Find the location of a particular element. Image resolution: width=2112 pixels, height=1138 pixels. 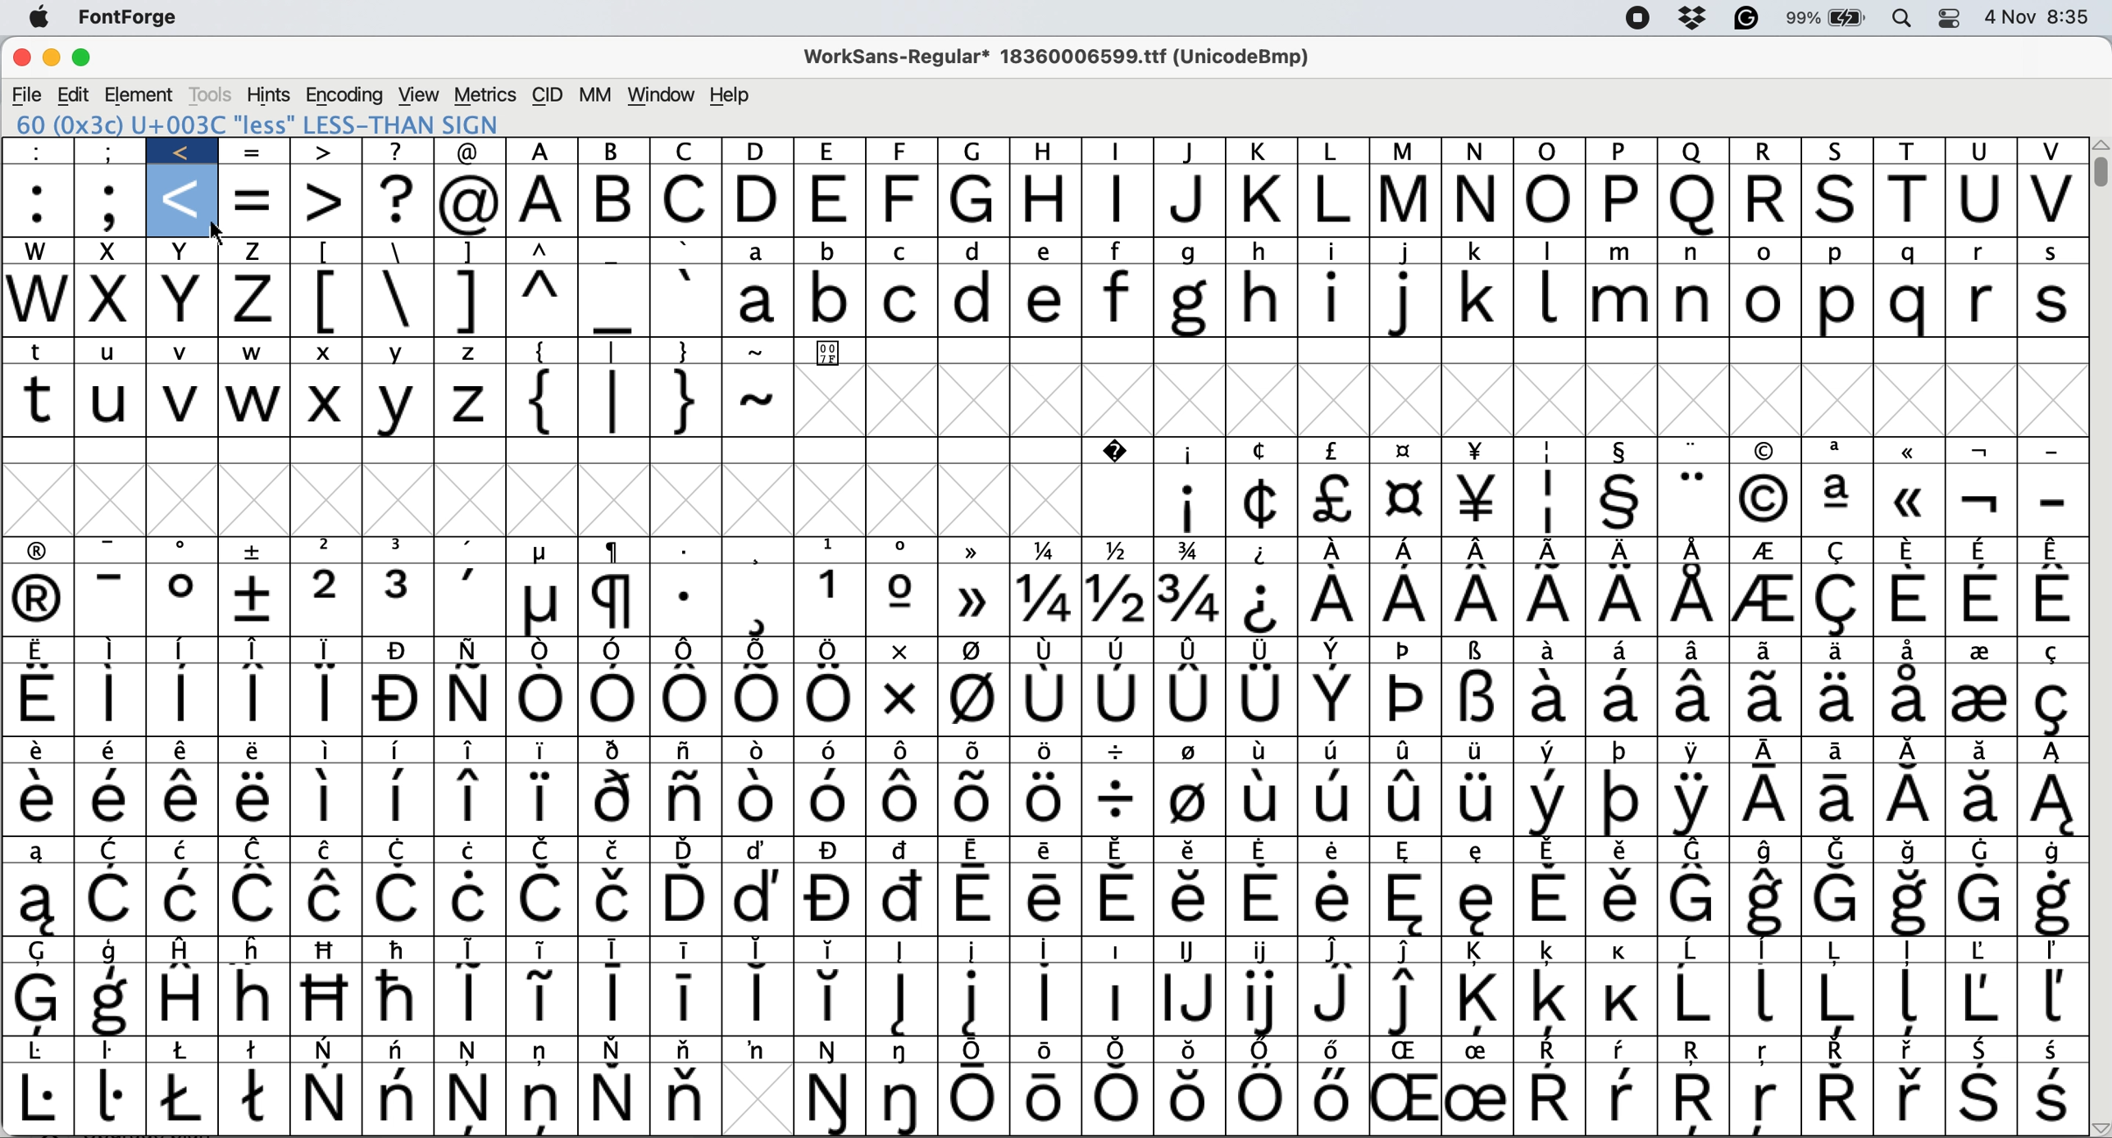

Symbol is located at coordinates (1551, 651).